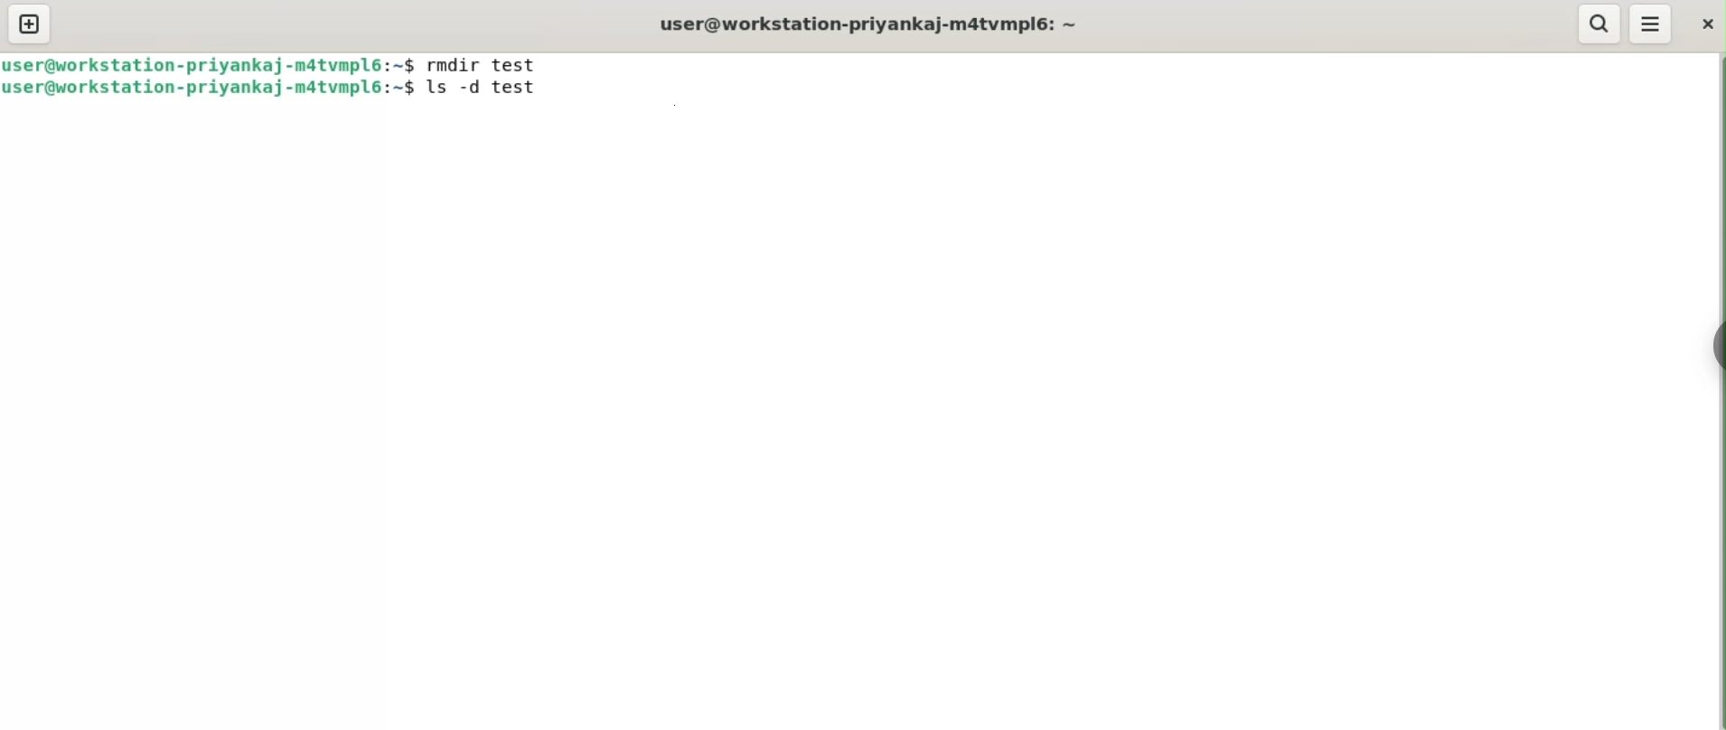  Describe the element at coordinates (1704, 23) in the screenshot. I see `close` at that location.